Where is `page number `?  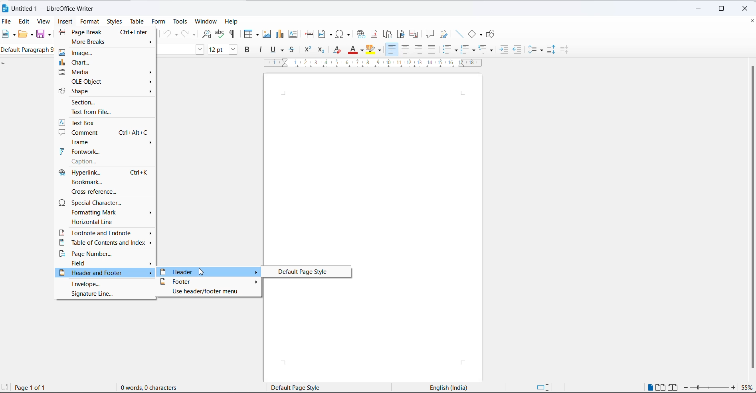 page number  is located at coordinates (105, 255).